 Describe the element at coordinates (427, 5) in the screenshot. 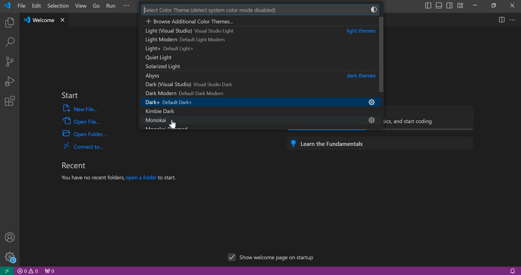

I see `toggle primary sidebar` at that location.